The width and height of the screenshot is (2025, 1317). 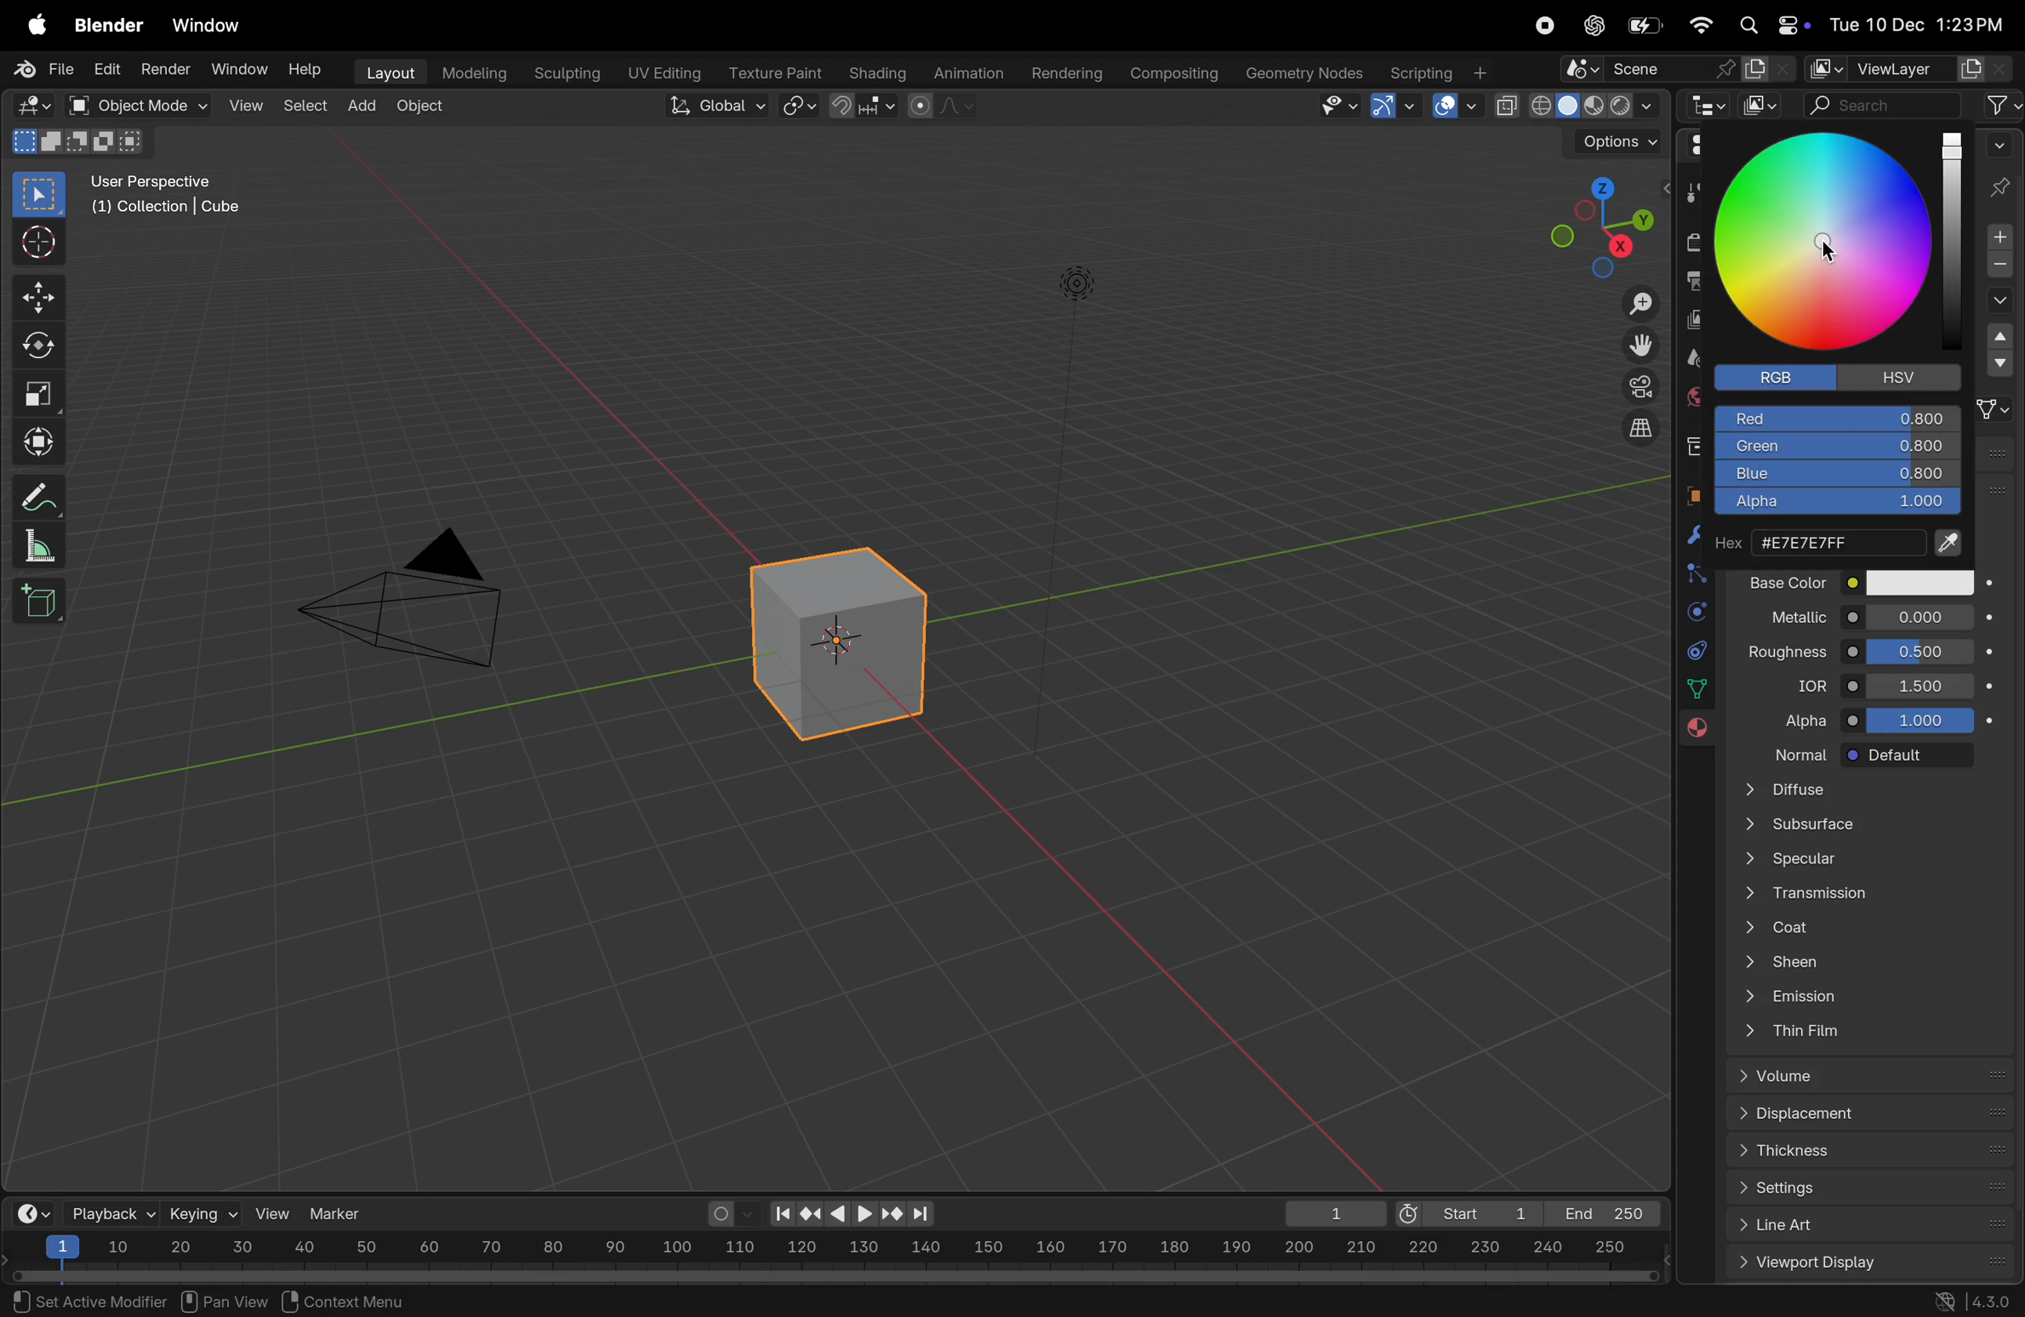 I want to click on bound, so click(x=1691, y=572).